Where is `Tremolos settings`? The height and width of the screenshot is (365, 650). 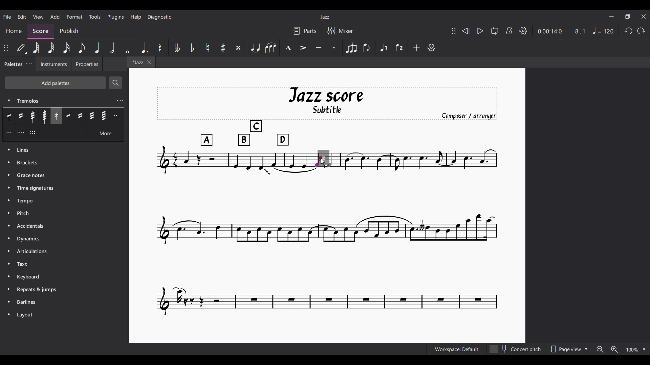
Tremolos settings is located at coordinates (120, 101).